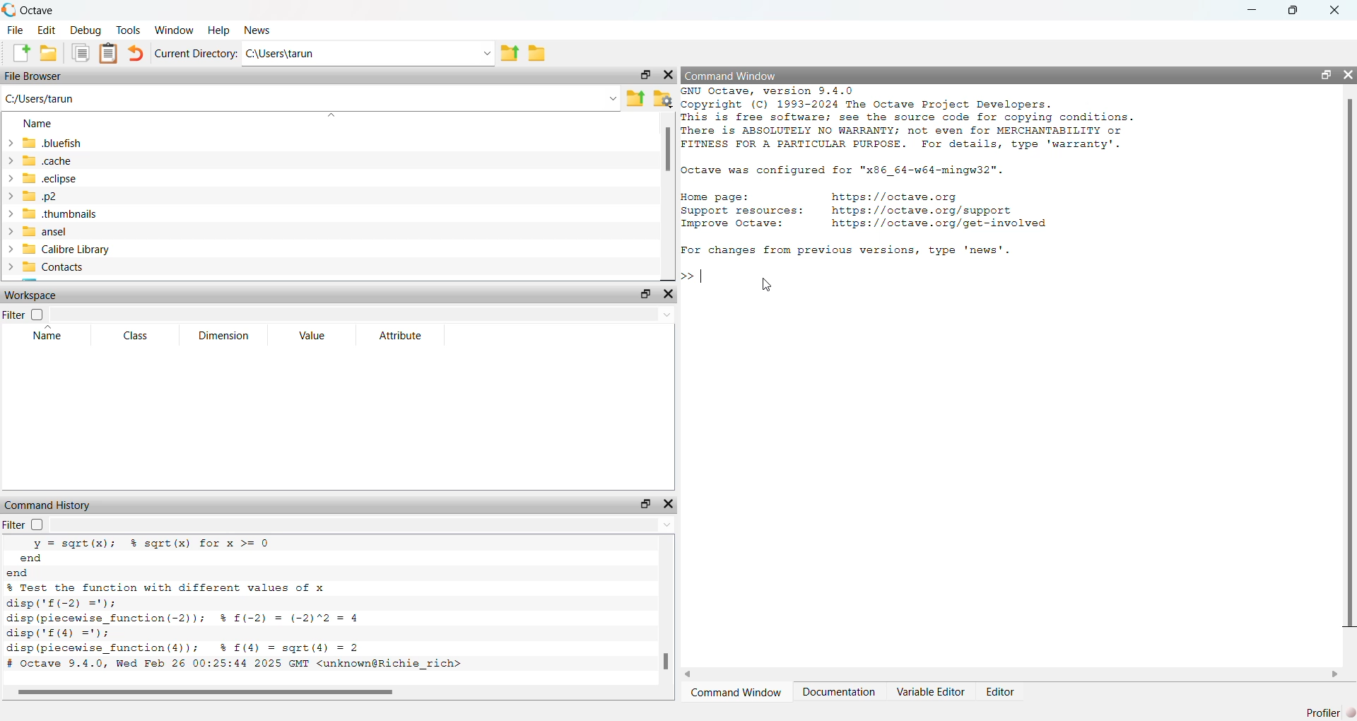 Image resolution: width=1357 pixels, height=721 pixels. Describe the element at coordinates (1351, 363) in the screenshot. I see `Scrollbar` at that location.